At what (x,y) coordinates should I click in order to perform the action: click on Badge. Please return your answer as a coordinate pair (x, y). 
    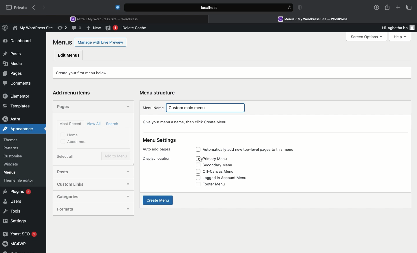
    Looking at the image, I should click on (301, 8).